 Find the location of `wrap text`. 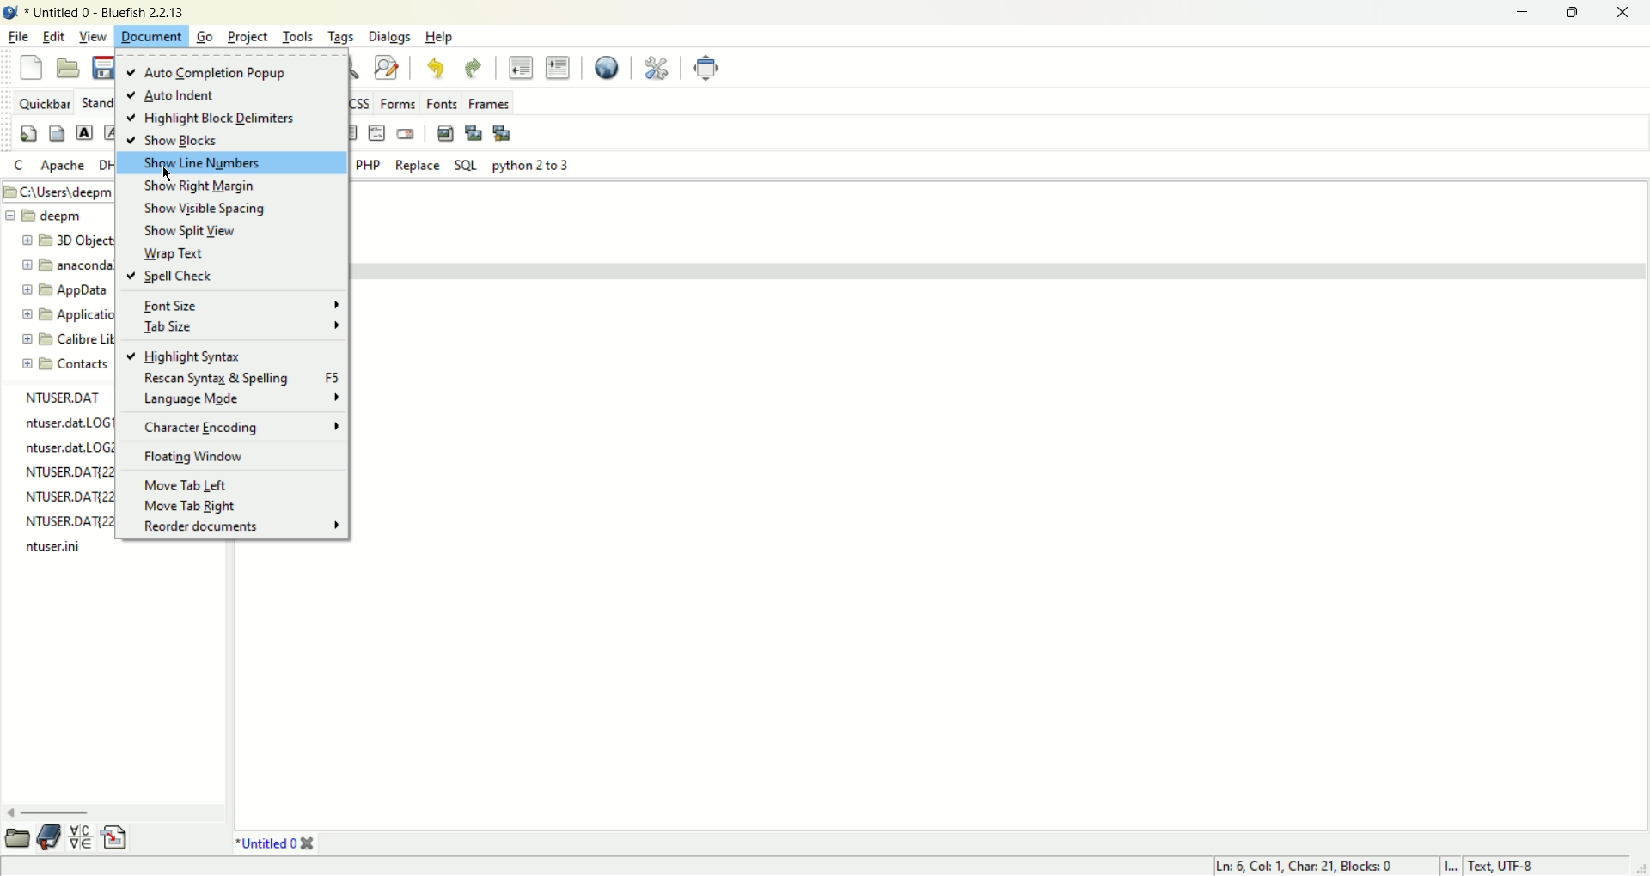

wrap text is located at coordinates (173, 253).